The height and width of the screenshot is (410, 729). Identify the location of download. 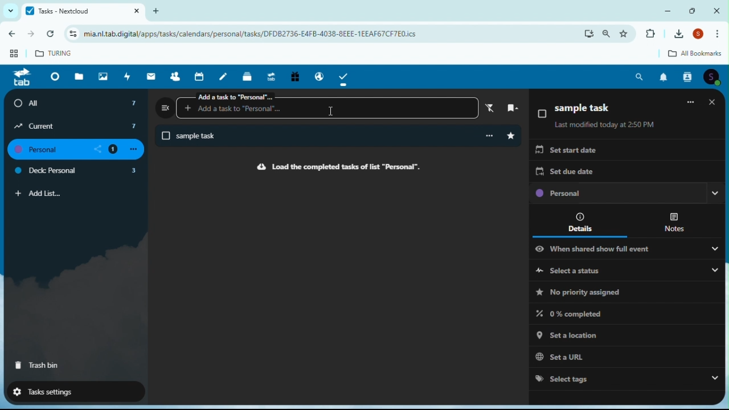
(589, 34).